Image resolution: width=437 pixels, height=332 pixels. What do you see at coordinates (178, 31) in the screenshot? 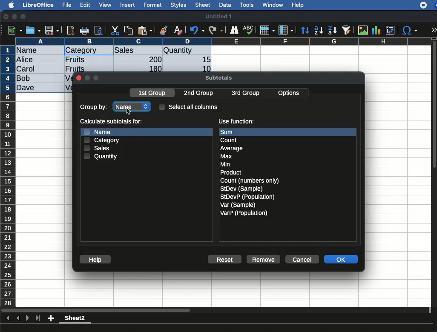
I see `clear formatting` at bounding box center [178, 31].